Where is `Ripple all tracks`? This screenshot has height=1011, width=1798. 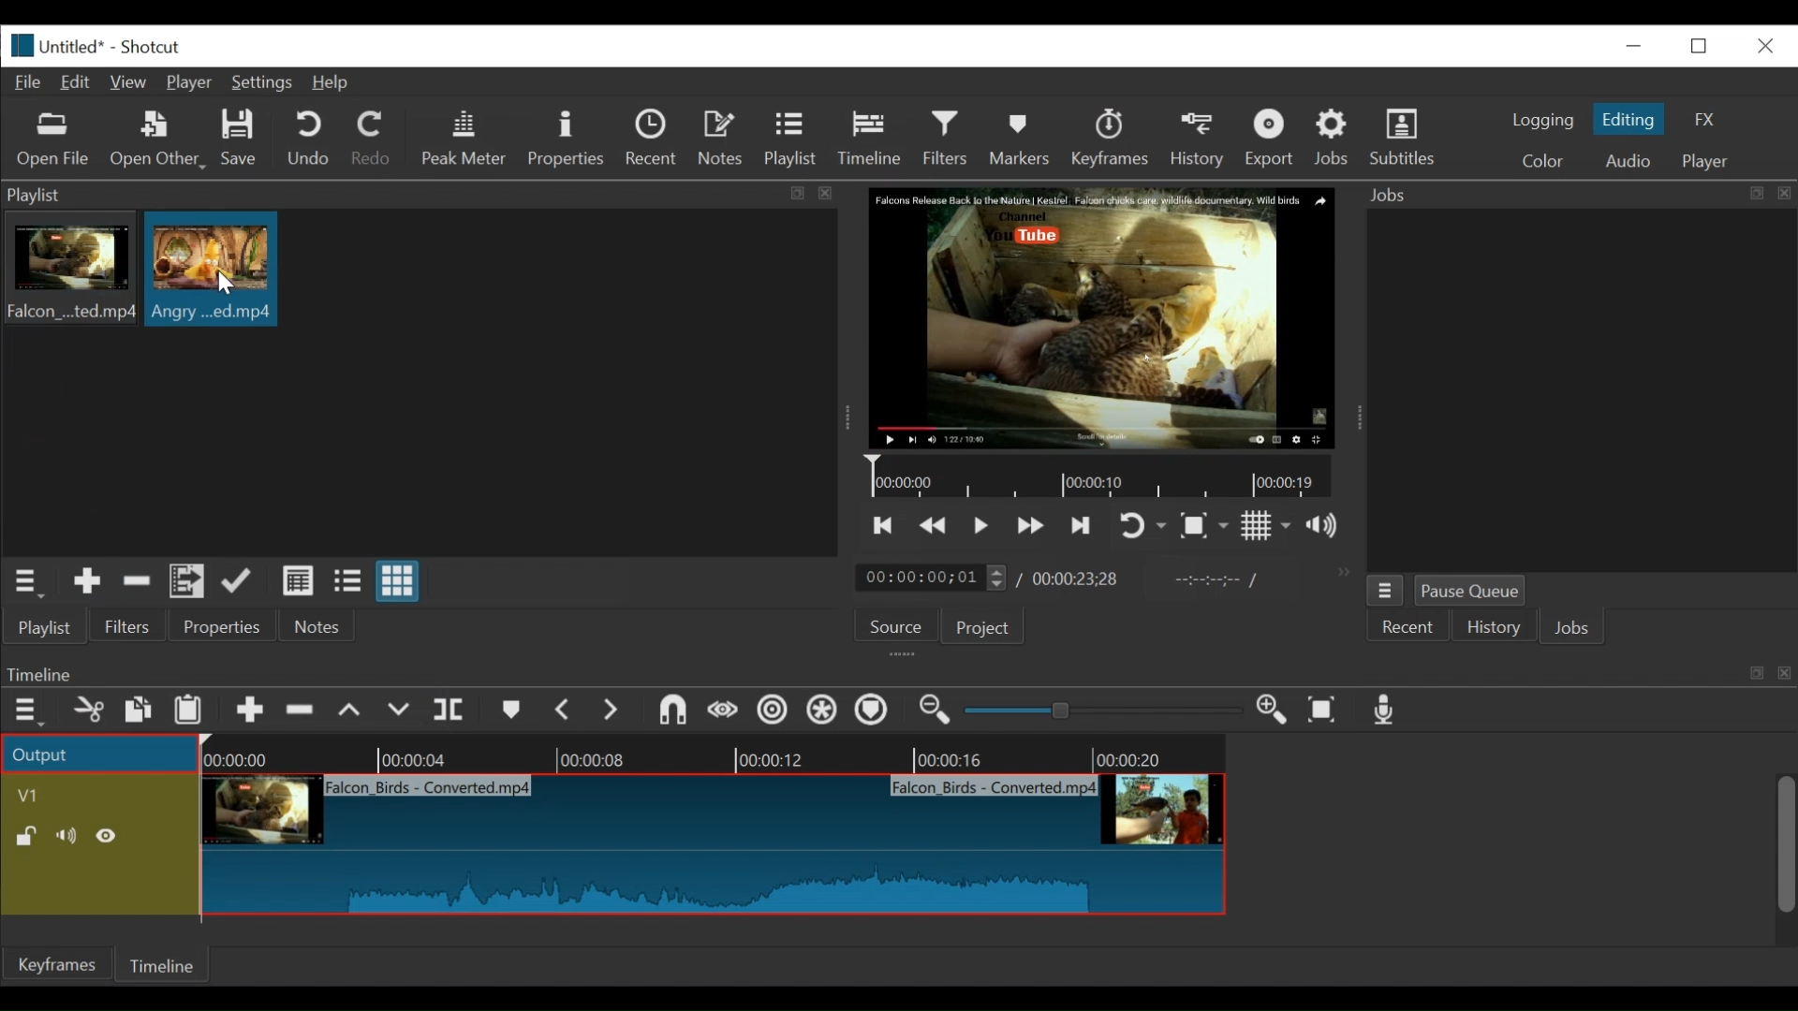 Ripple all tracks is located at coordinates (821, 712).